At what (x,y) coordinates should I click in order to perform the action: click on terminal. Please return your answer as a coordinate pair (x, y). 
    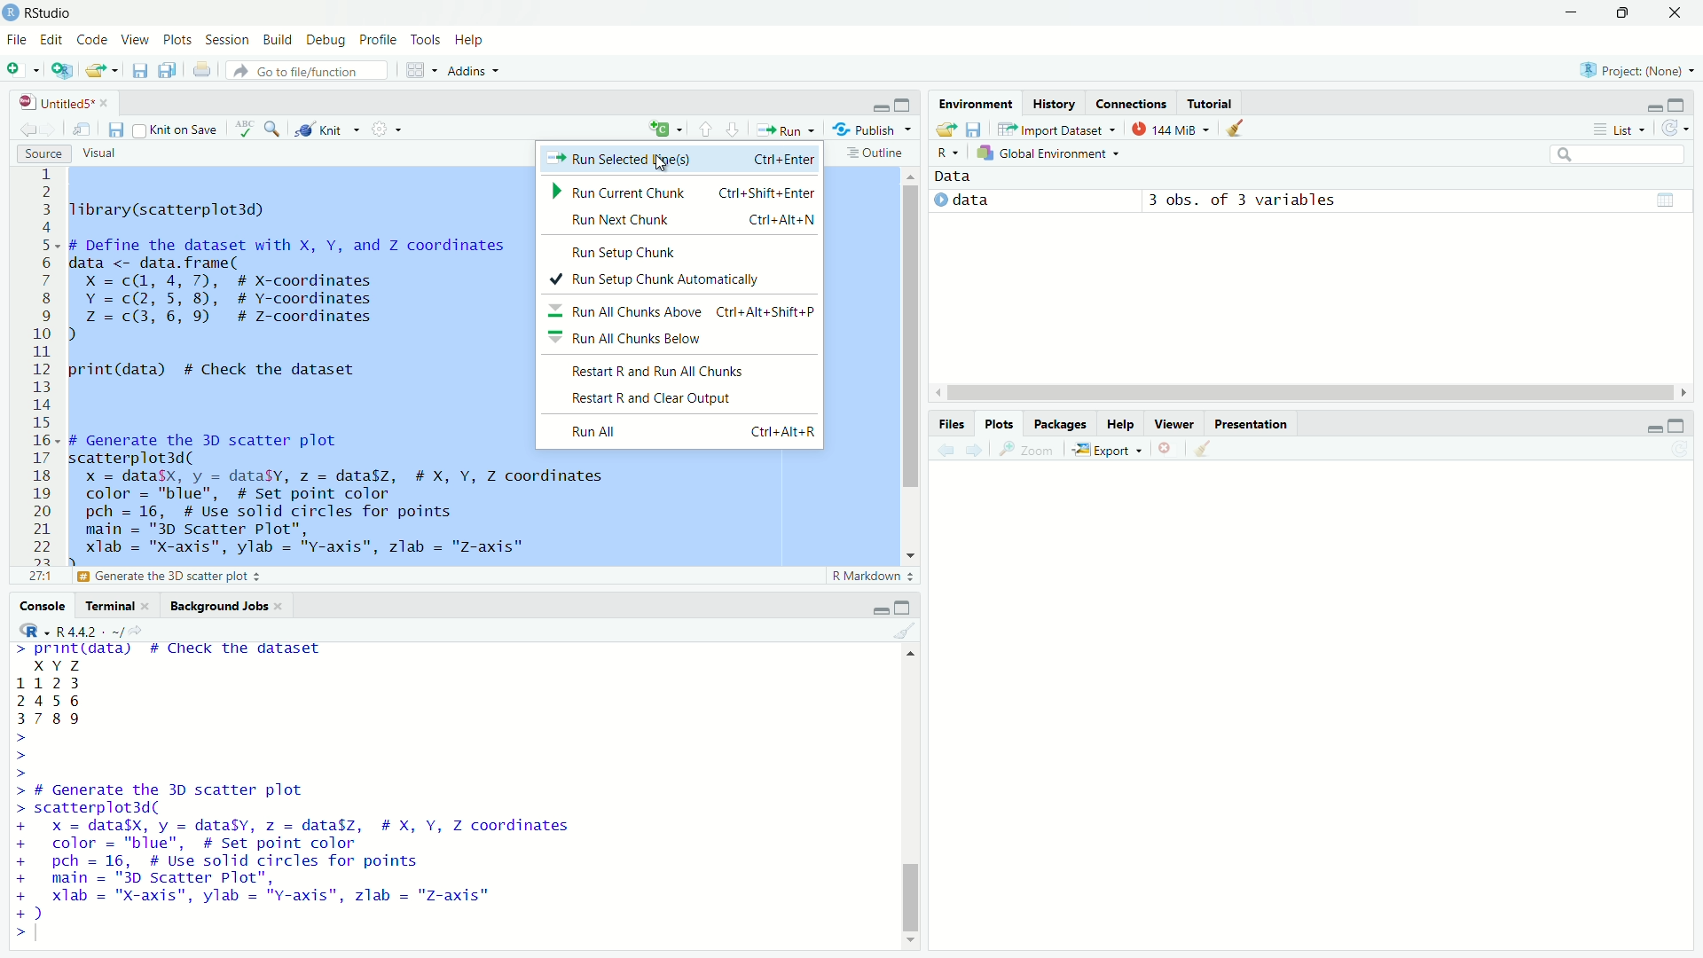
    Looking at the image, I should click on (104, 609).